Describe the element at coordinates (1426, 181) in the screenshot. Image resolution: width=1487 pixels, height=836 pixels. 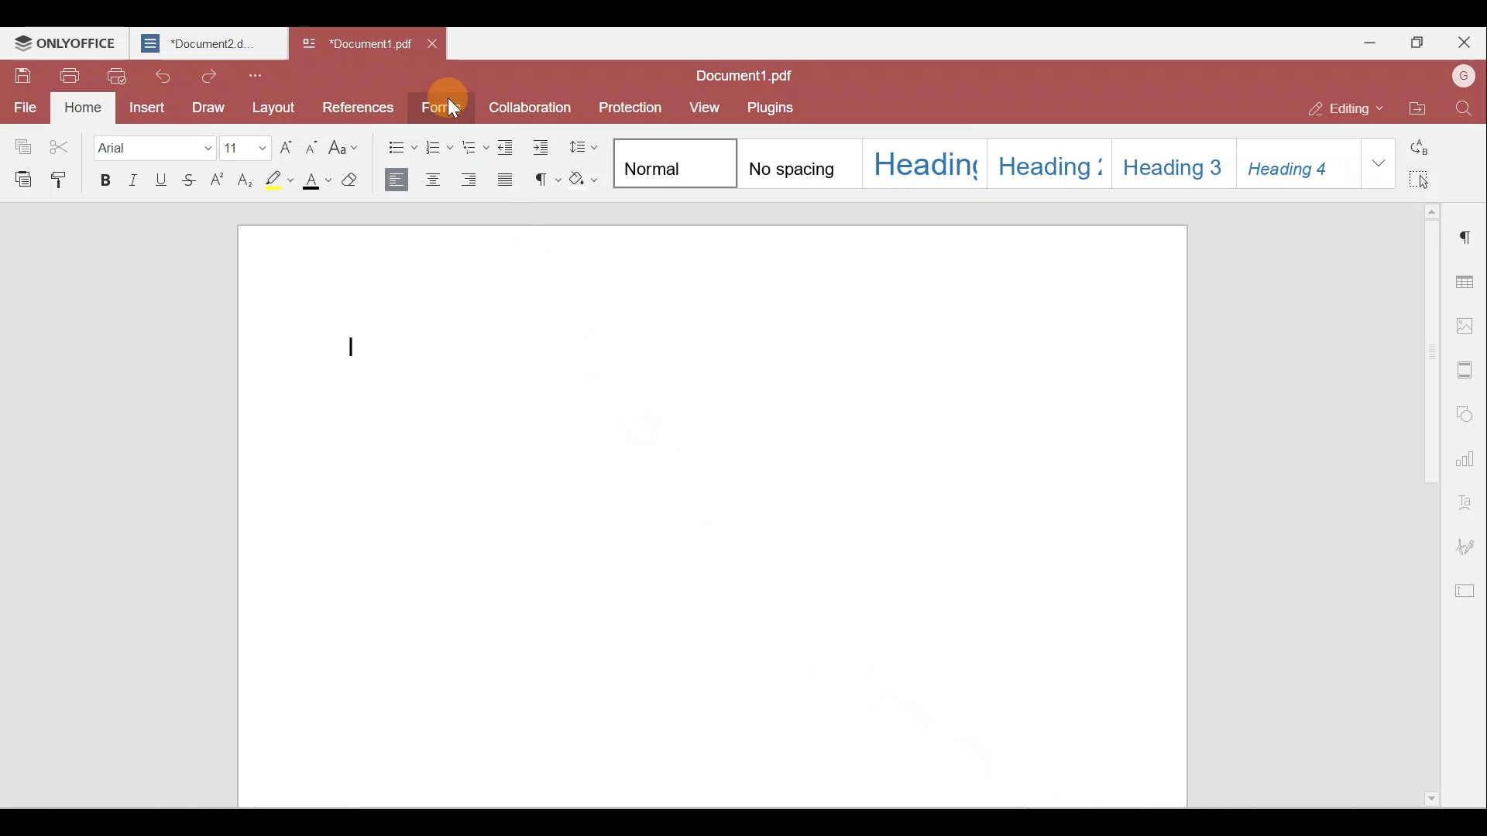
I see `Select all` at that location.